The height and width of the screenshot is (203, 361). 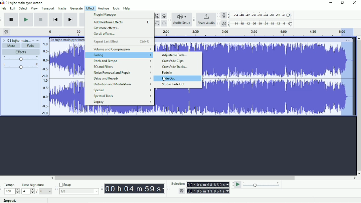 I want to click on Transport, so click(x=48, y=9).